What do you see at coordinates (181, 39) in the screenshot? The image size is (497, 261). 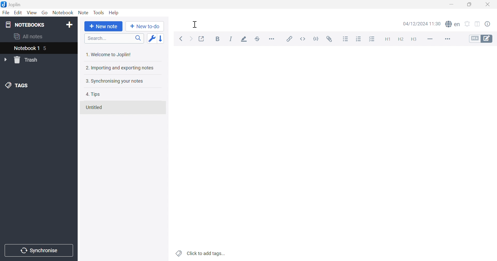 I see `Back` at bounding box center [181, 39].